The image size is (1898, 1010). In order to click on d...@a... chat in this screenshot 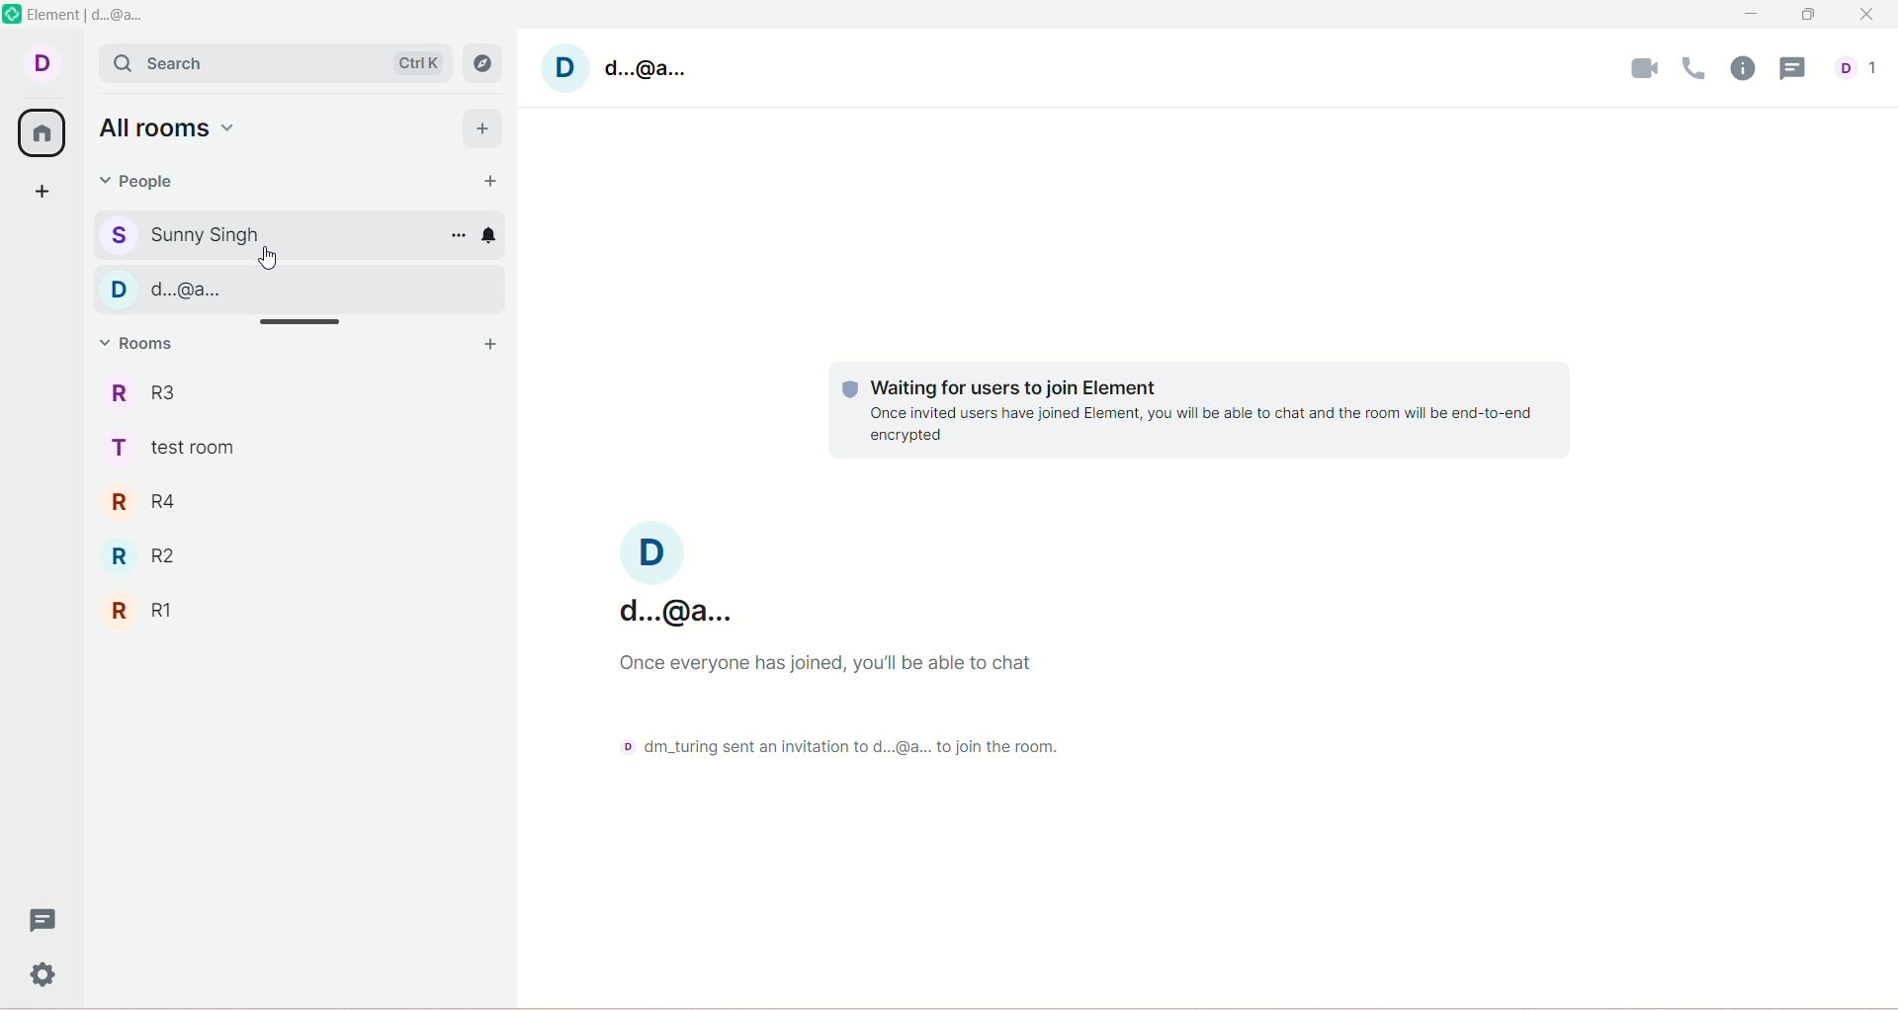, I will do `click(296, 290)`.